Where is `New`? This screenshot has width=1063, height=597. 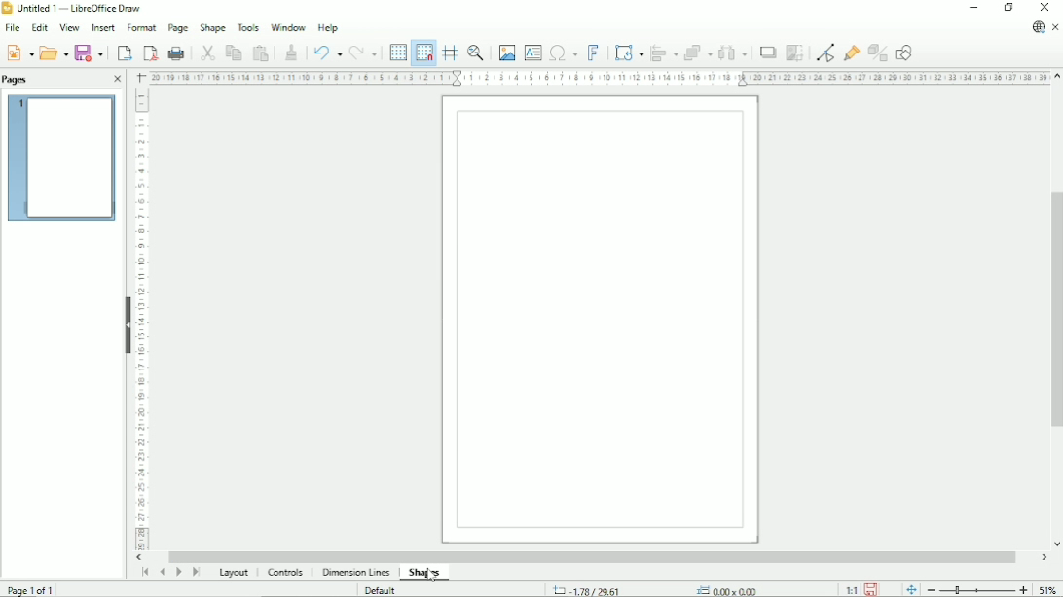
New is located at coordinates (21, 53).